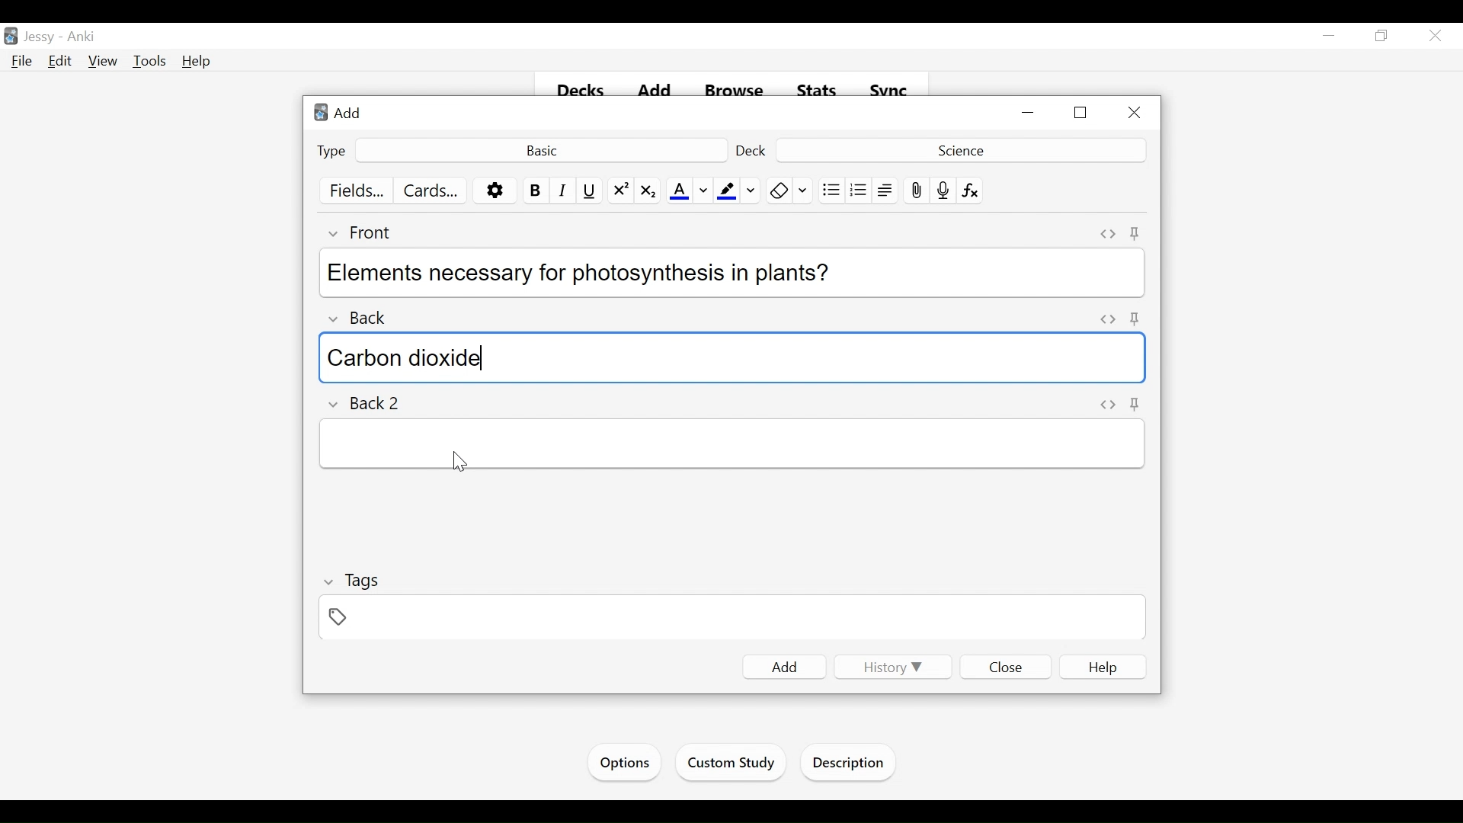 The image size is (1463, 823). I want to click on Anki Desktop Icon, so click(11, 37).